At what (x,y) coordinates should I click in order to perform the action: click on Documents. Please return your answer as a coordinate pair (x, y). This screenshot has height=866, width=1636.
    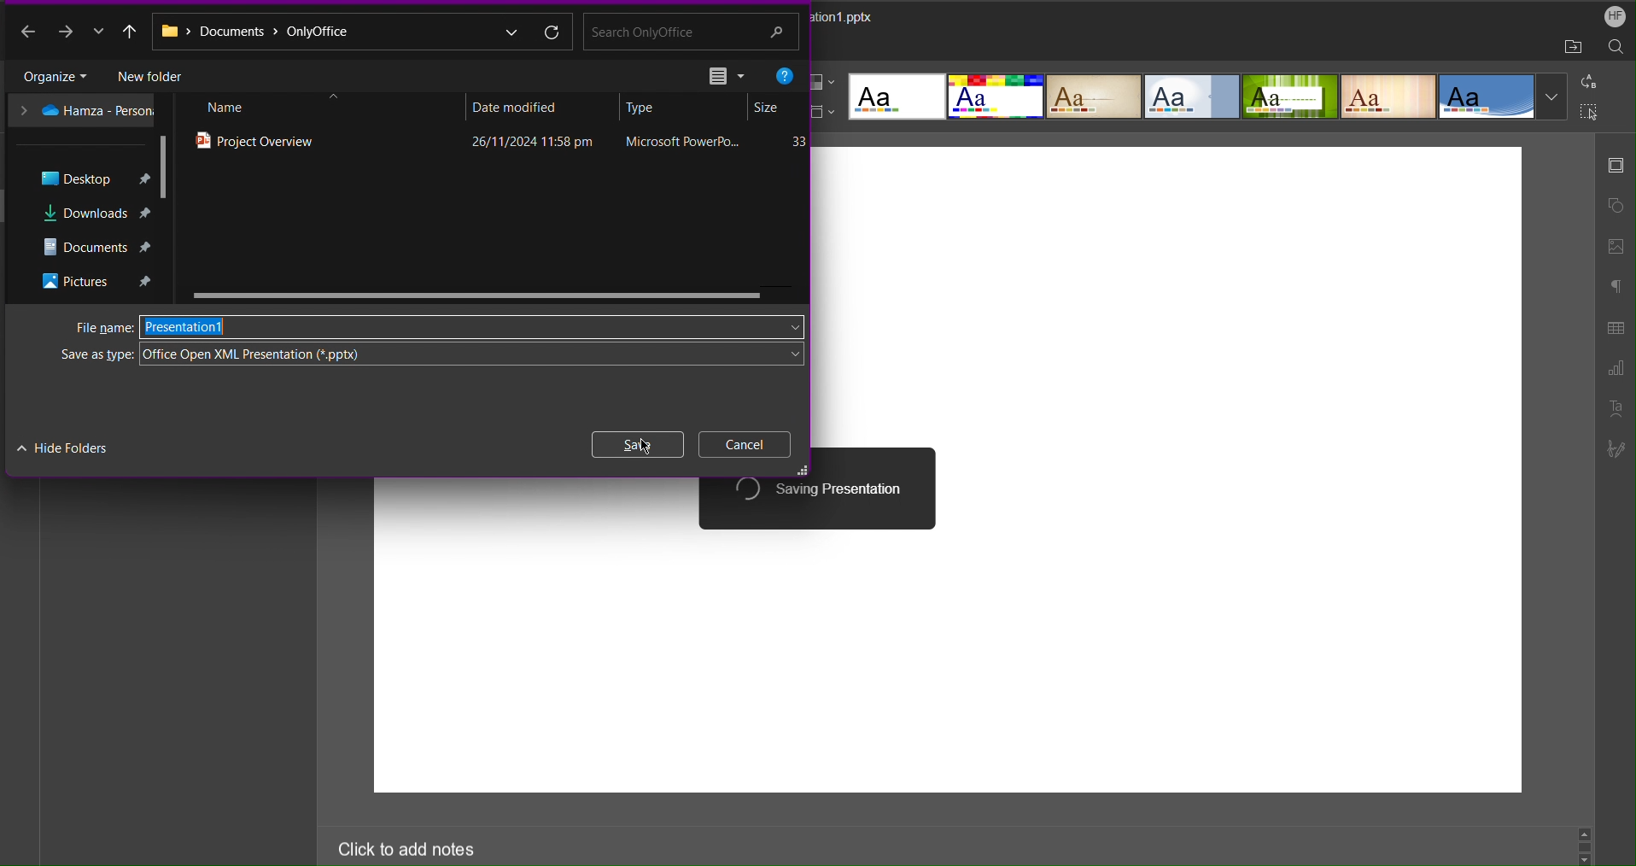
    Looking at the image, I should click on (96, 247).